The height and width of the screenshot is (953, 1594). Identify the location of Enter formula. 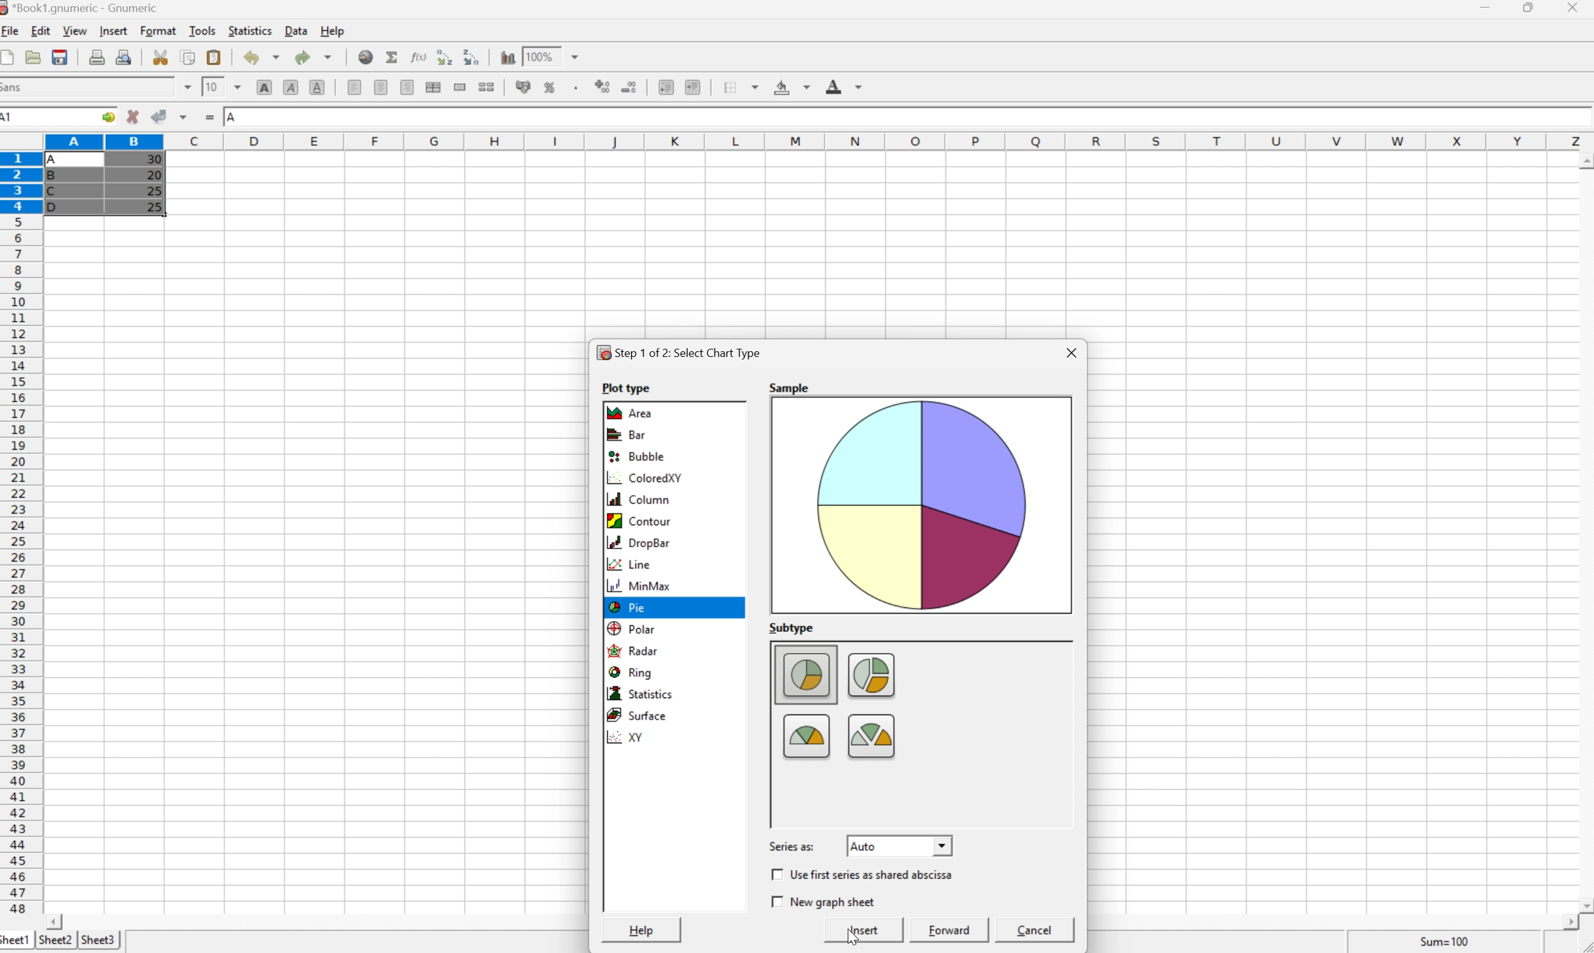
(209, 116).